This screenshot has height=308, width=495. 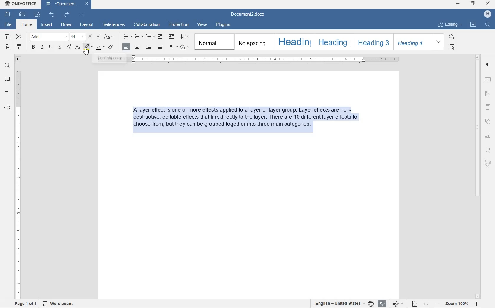 I want to click on FEEDBACK & SUPPORT, so click(x=7, y=107).